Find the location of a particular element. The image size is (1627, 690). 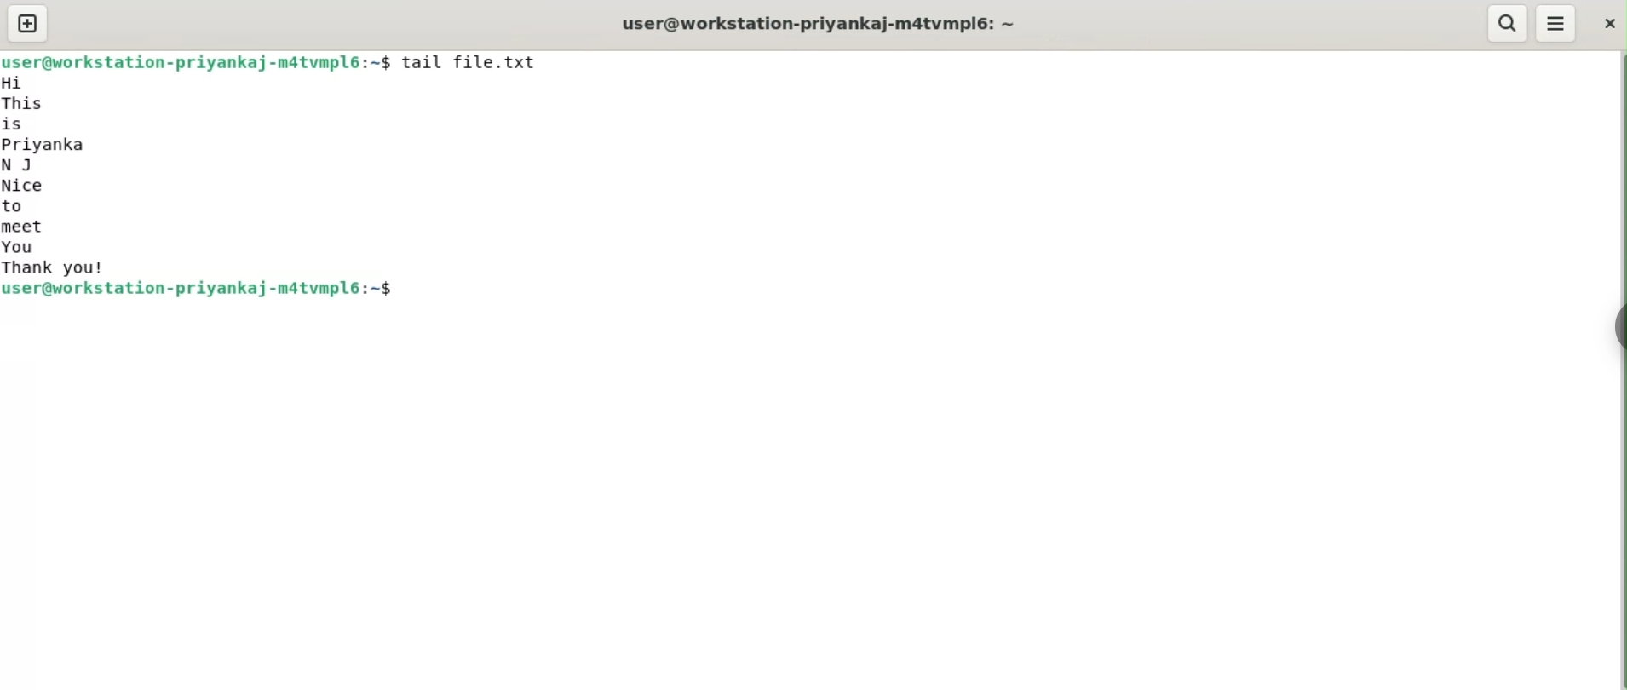

command input is located at coordinates (1004, 292).